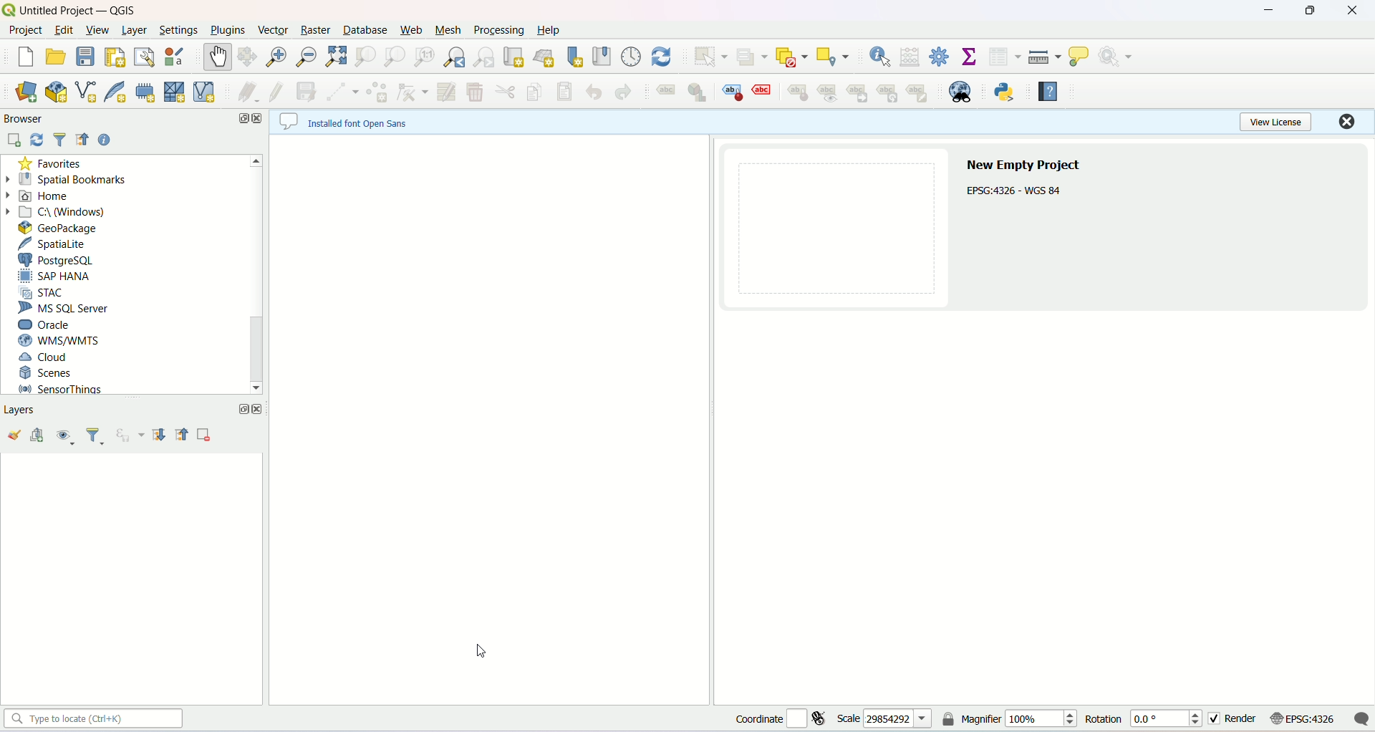 The width and height of the screenshot is (1375, 732). I want to click on  29854292 , so click(897, 718).